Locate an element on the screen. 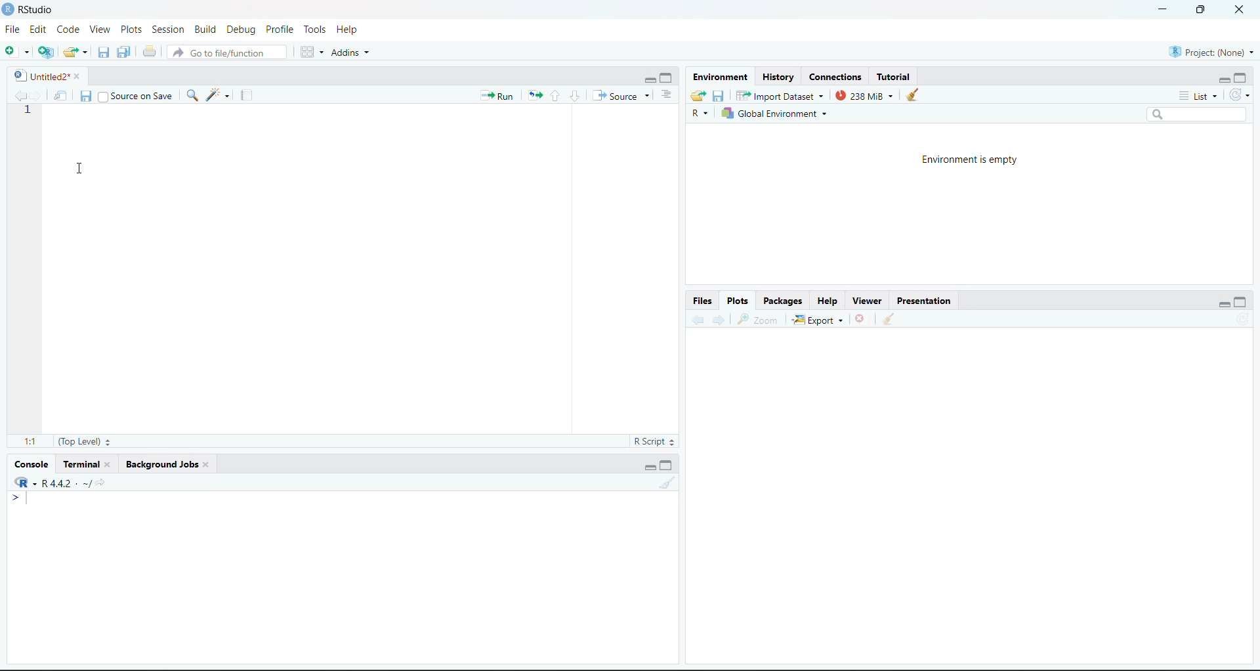  Profile is located at coordinates (281, 30).